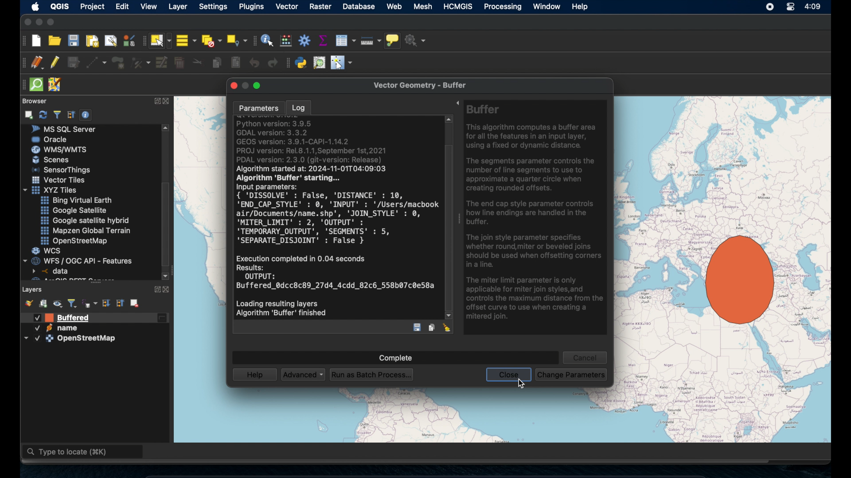  What do you see at coordinates (156, 100) in the screenshot?
I see `expand` at bounding box center [156, 100].